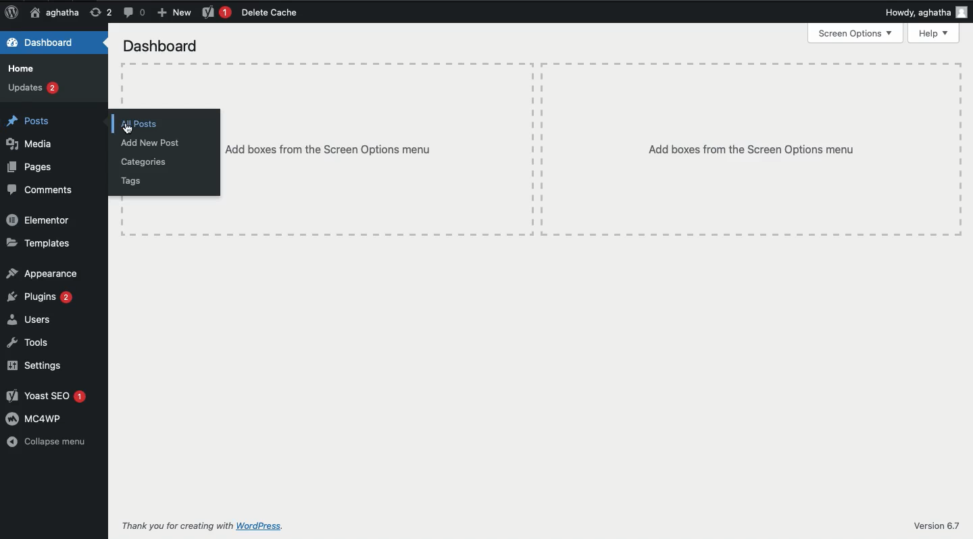  Describe the element at coordinates (267, 525) in the screenshot. I see `WordPress.` at that location.